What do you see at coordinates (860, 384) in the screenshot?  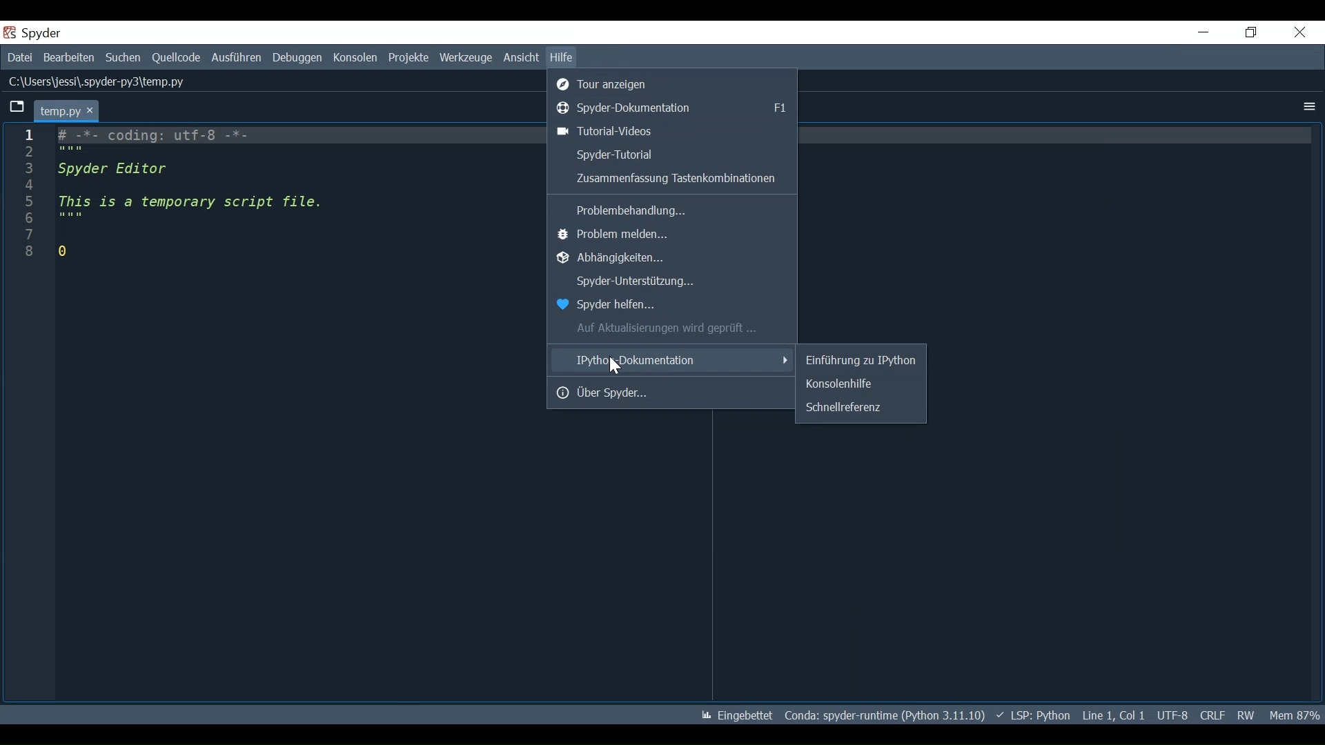 I see `Console Help` at bounding box center [860, 384].